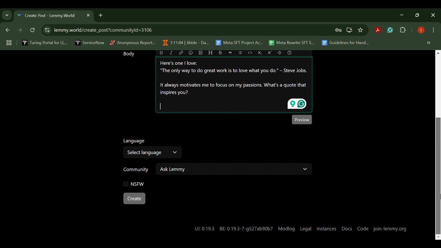 The height and width of the screenshot is (248, 441). Describe the element at coordinates (292, 43) in the screenshot. I see `Meta Rewrite SFT S...` at that location.